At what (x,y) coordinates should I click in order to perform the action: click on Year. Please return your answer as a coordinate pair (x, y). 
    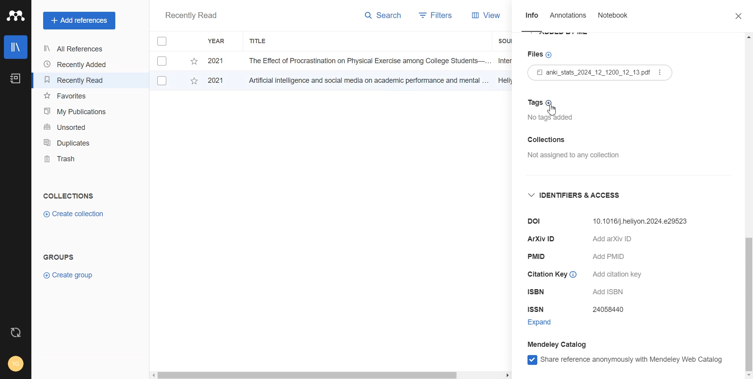
    Looking at the image, I should click on (218, 41).